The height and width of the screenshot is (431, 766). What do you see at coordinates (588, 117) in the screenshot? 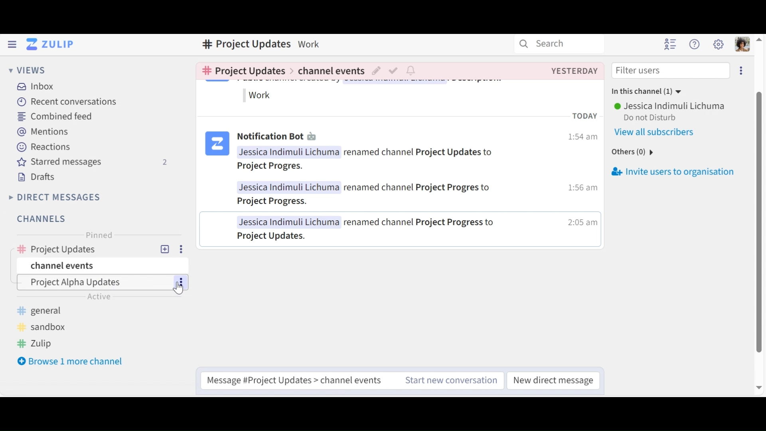
I see `TODAY` at bounding box center [588, 117].